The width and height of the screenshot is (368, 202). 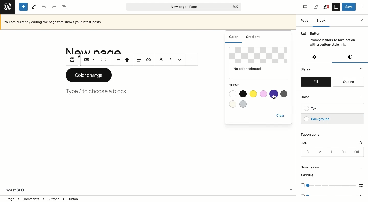 I want to click on Yellow, so click(x=254, y=94).